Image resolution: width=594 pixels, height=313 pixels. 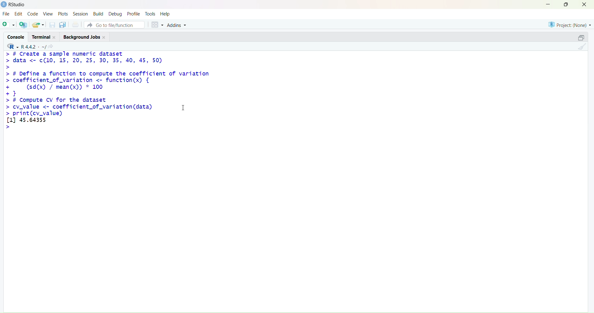 I want to click on file, so click(x=6, y=14).